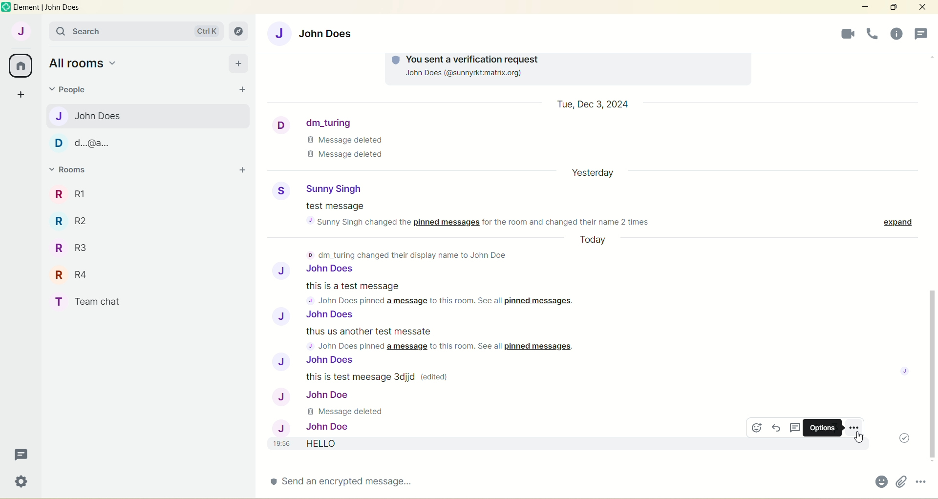 Image resolution: width=938 pixels, height=499 pixels. What do you see at coordinates (238, 63) in the screenshot?
I see `add` at bounding box center [238, 63].